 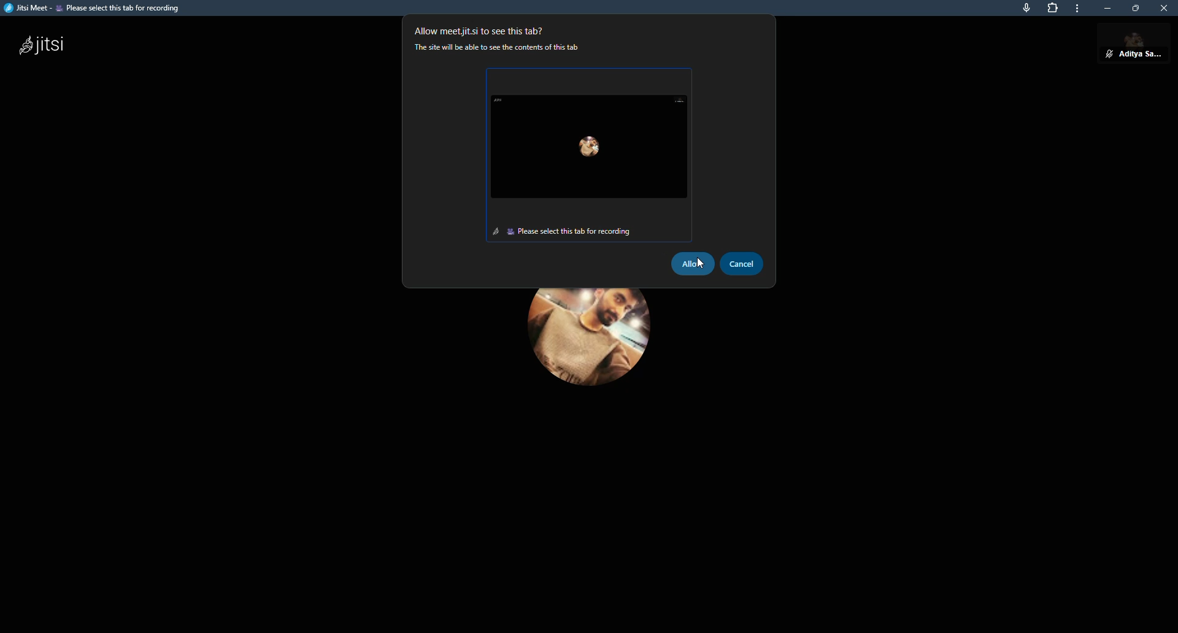 What do you see at coordinates (1107, 7) in the screenshot?
I see `minimize` at bounding box center [1107, 7].